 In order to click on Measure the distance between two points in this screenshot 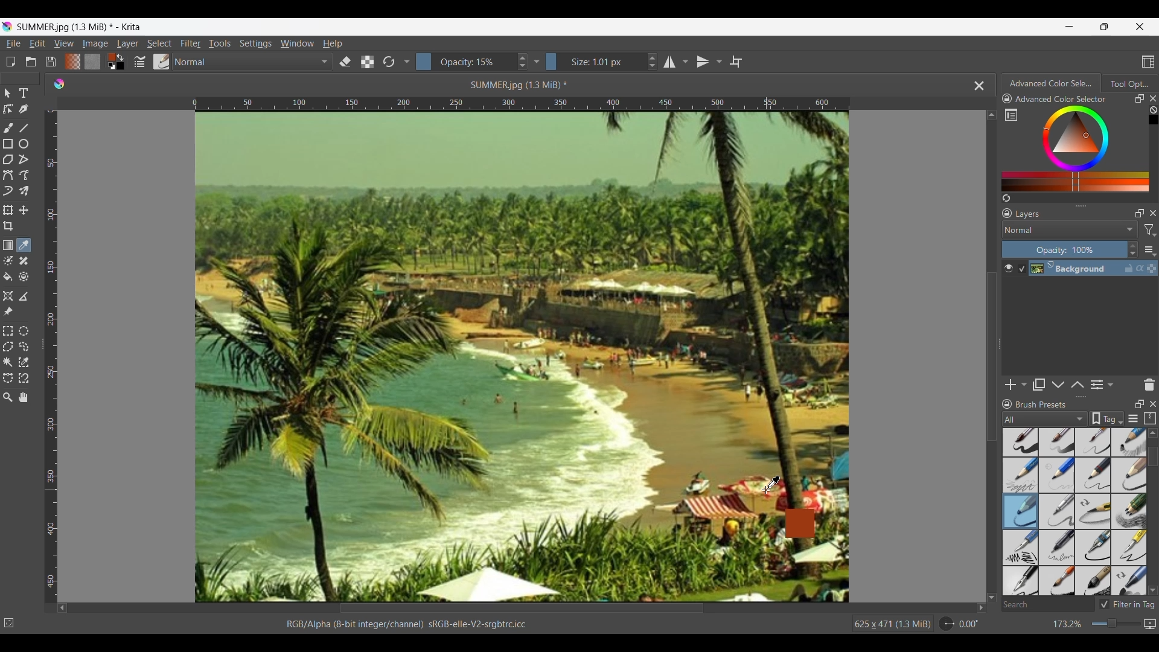, I will do `click(24, 297)`.